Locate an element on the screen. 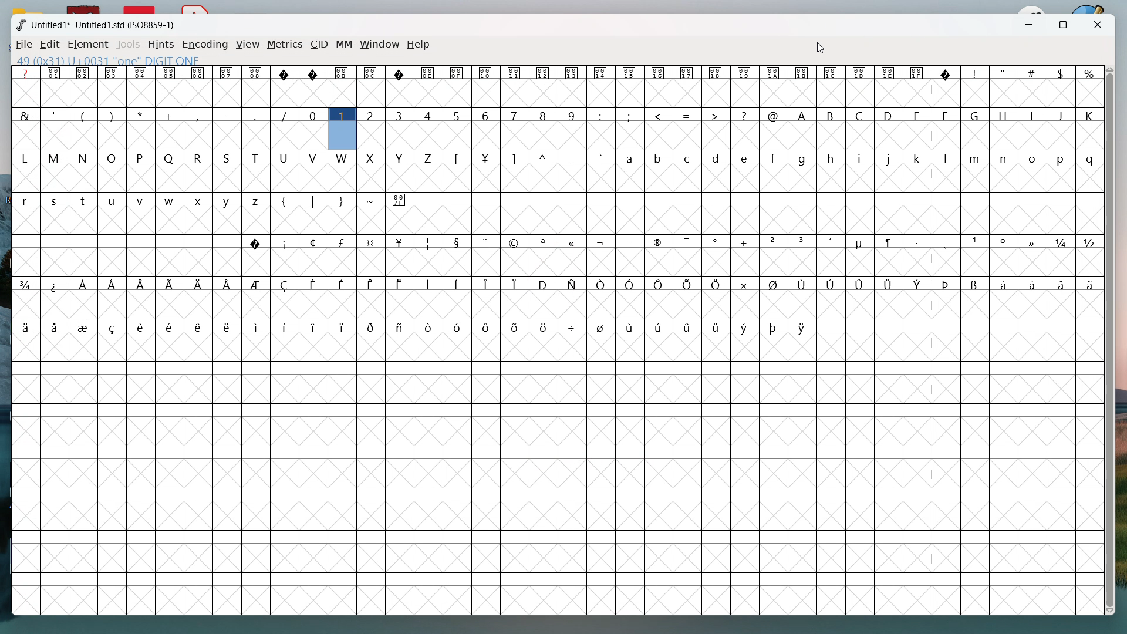 This screenshot has height=634, width=1127. q is located at coordinates (1090, 157).